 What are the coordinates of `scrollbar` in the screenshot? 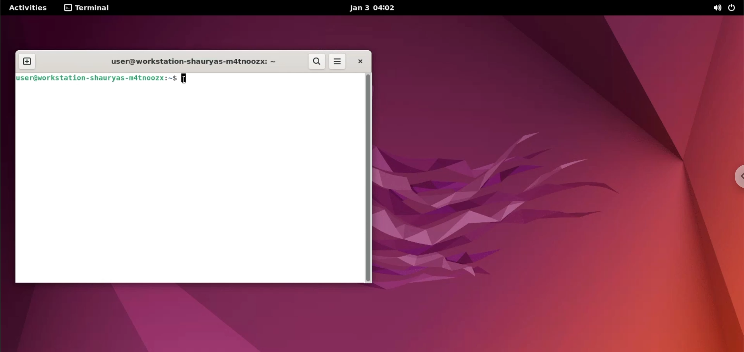 It's located at (368, 178).